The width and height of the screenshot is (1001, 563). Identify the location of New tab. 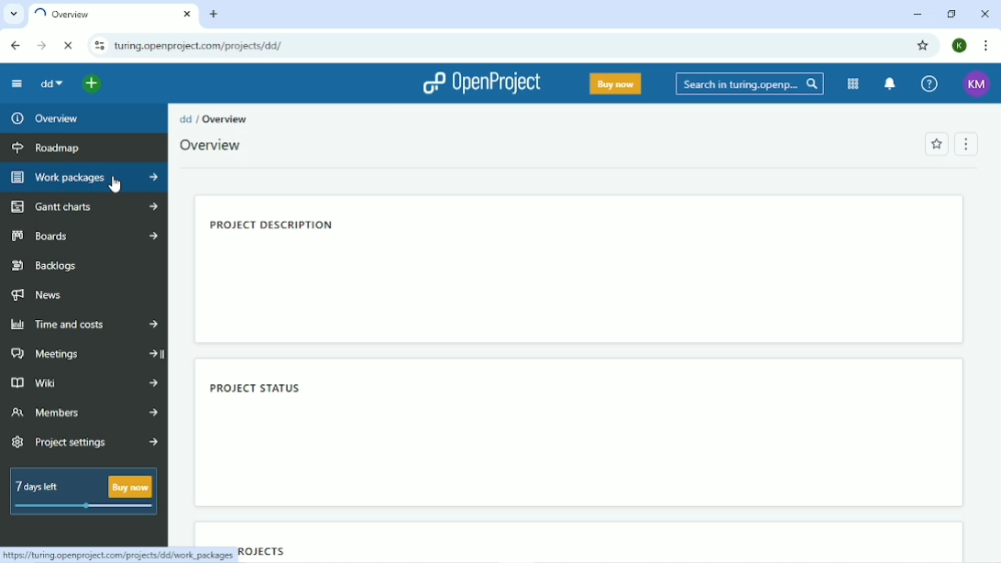
(214, 13).